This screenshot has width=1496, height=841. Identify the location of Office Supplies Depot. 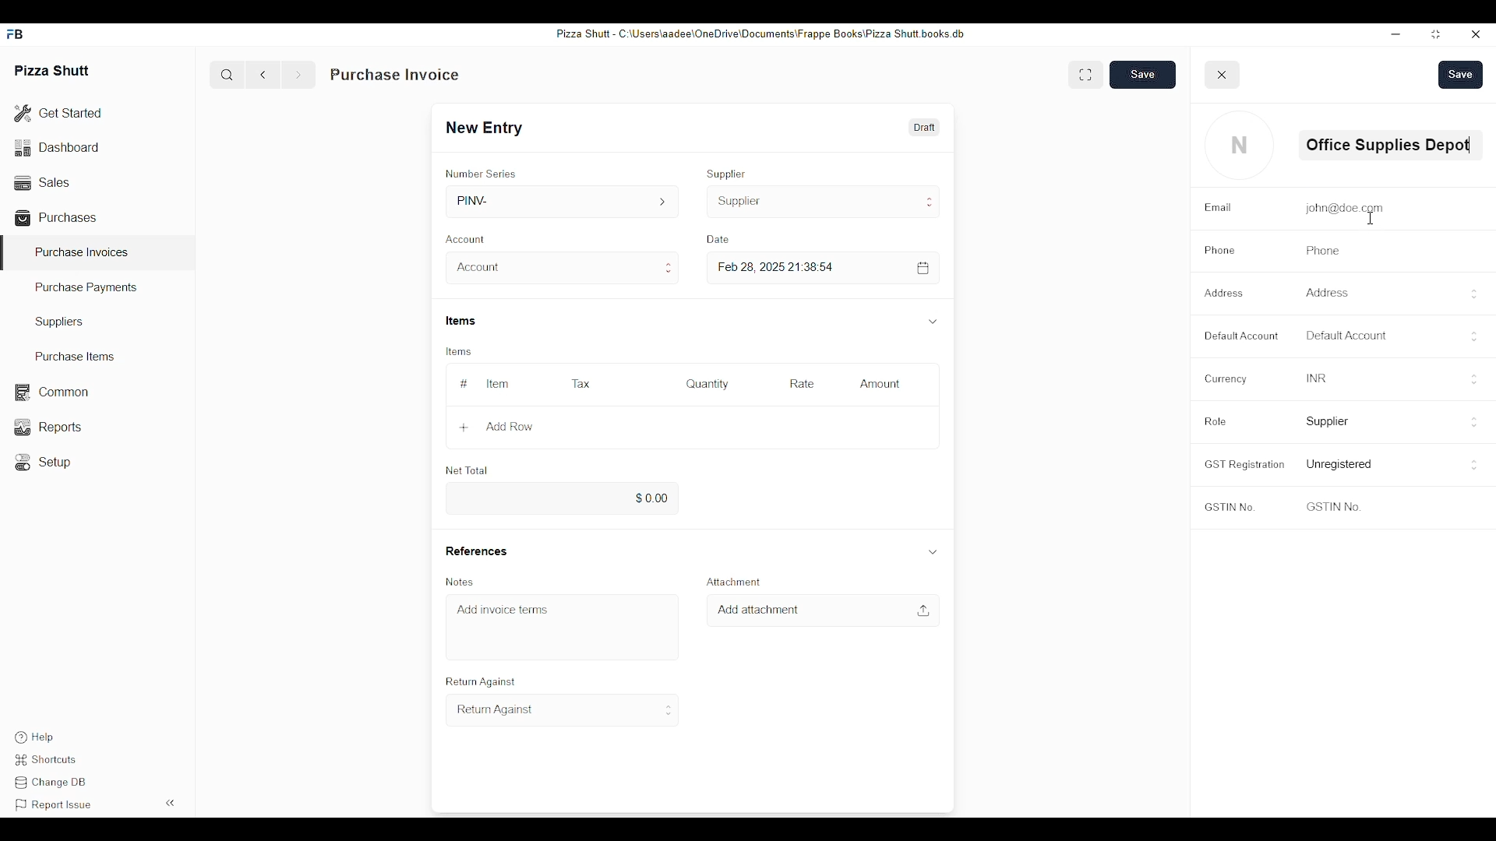
(1387, 144).